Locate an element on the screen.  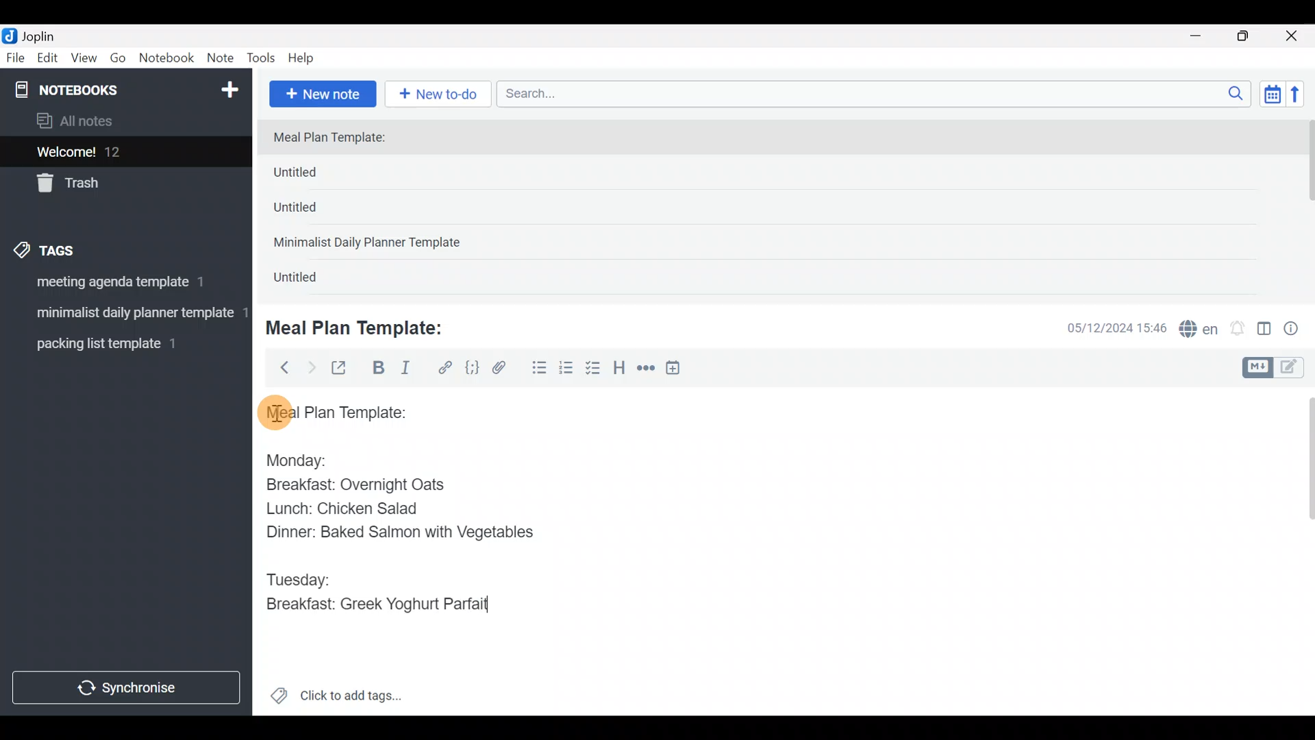
Reverse sort is located at coordinates (1302, 98).